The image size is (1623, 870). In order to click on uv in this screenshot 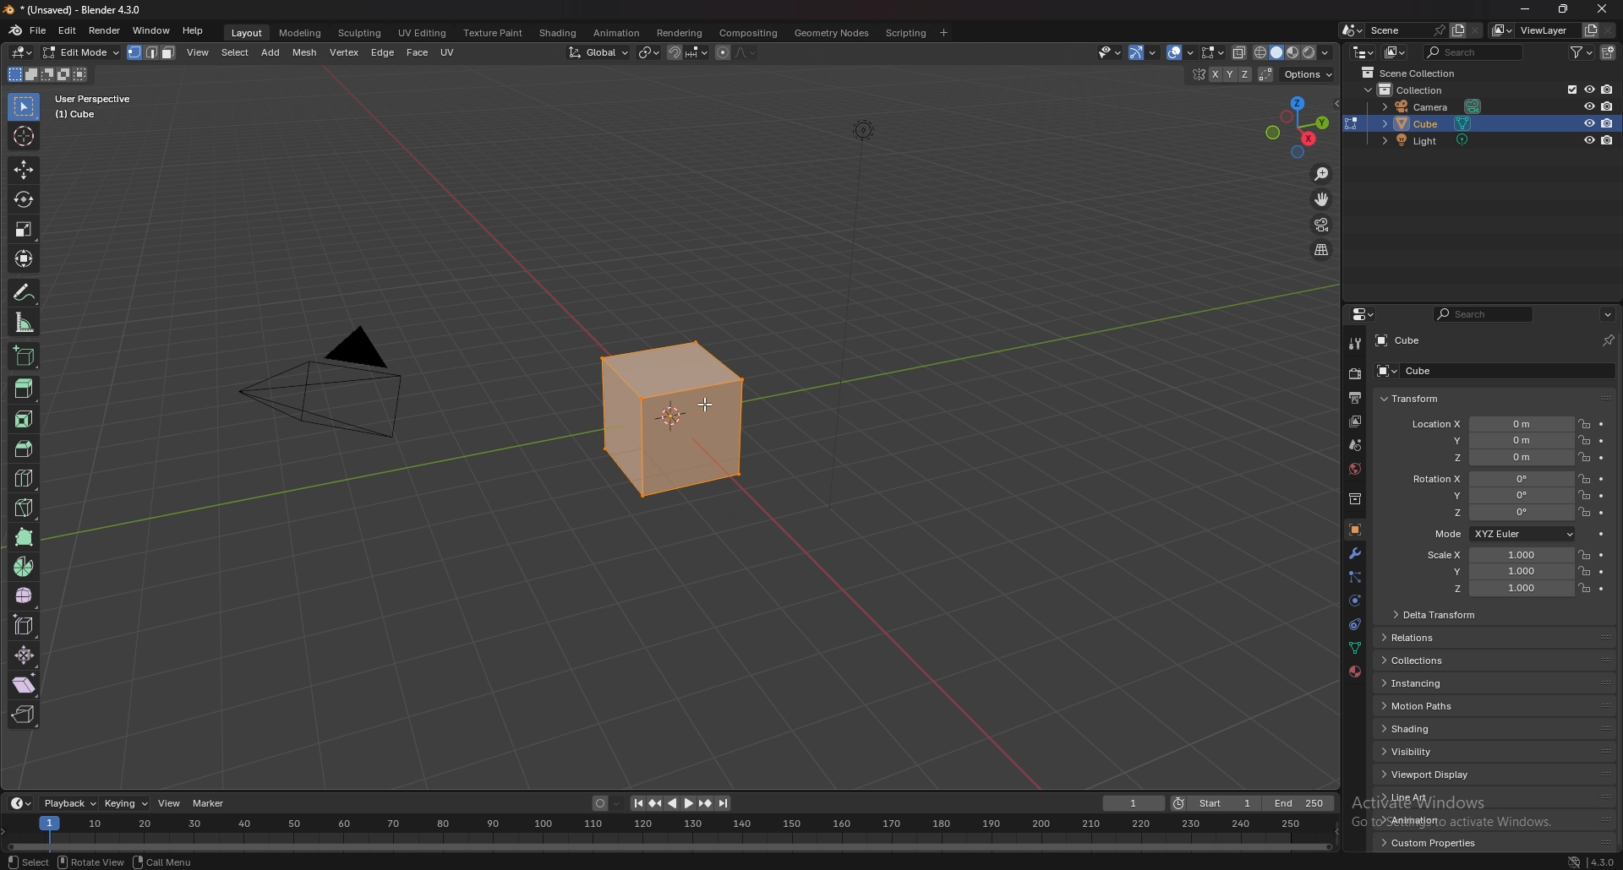, I will do `click(450, 51)`.